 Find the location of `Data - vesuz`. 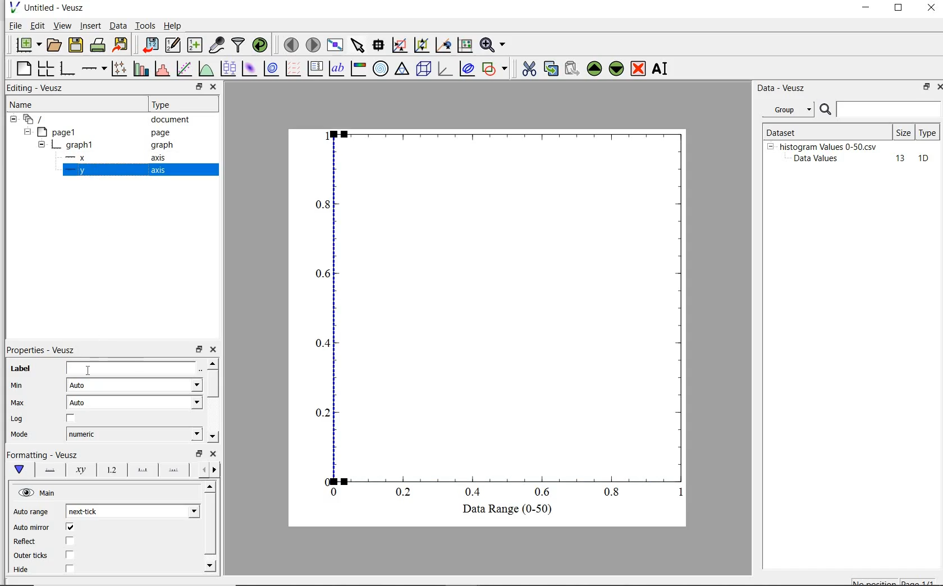

Data - vesuz is located at coordinates (783, 89).